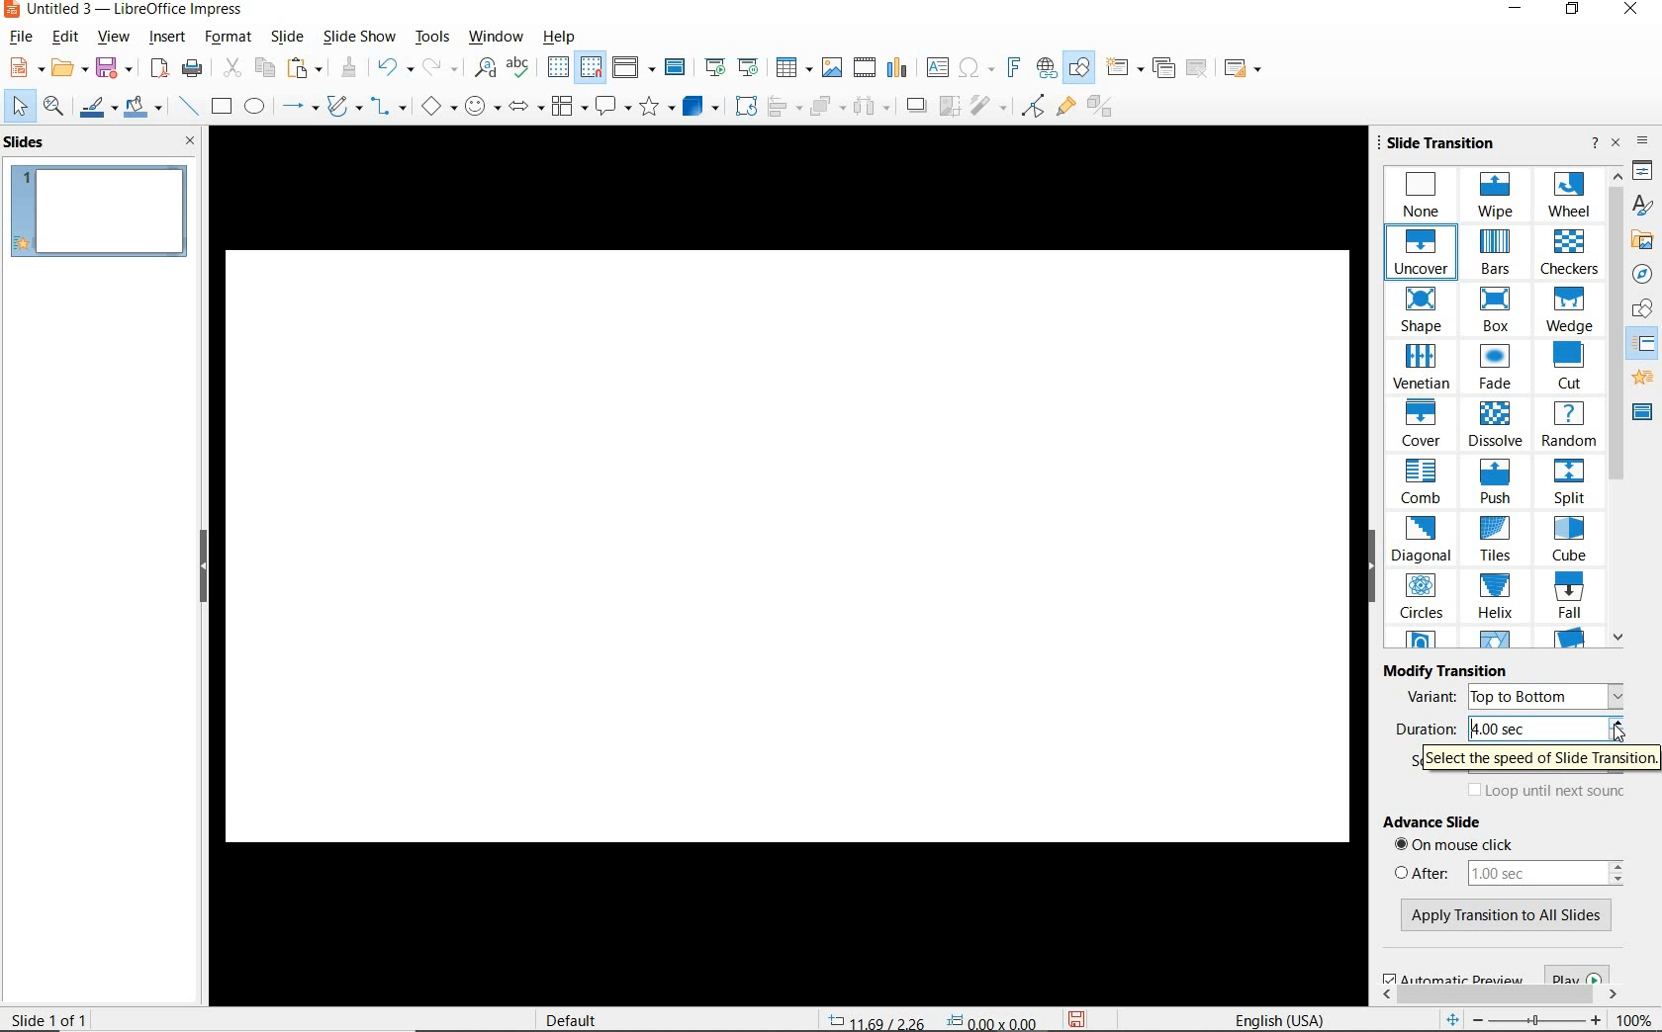 This screenshot has width=1662, height=1032. Describe the element at coordinates (988, 108) in the screenshot. I see `FILTER` at that location.